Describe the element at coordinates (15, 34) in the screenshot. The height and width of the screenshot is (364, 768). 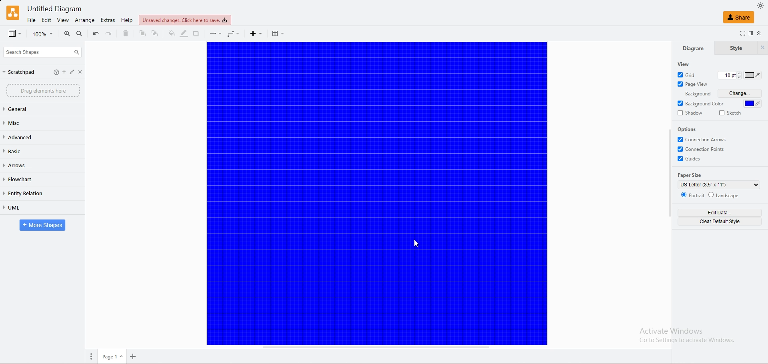
I see `view` at that location.